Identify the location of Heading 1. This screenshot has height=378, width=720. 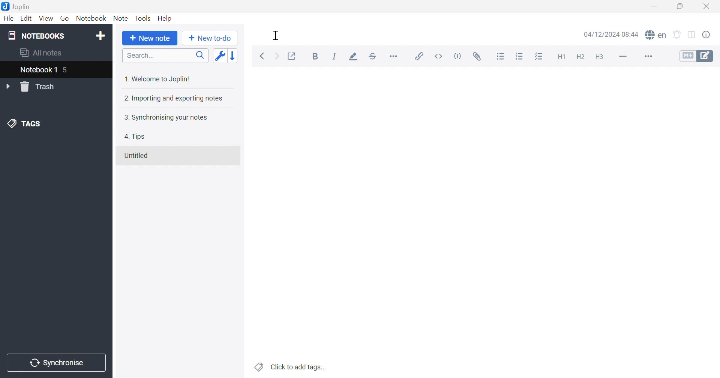
(561, 56).